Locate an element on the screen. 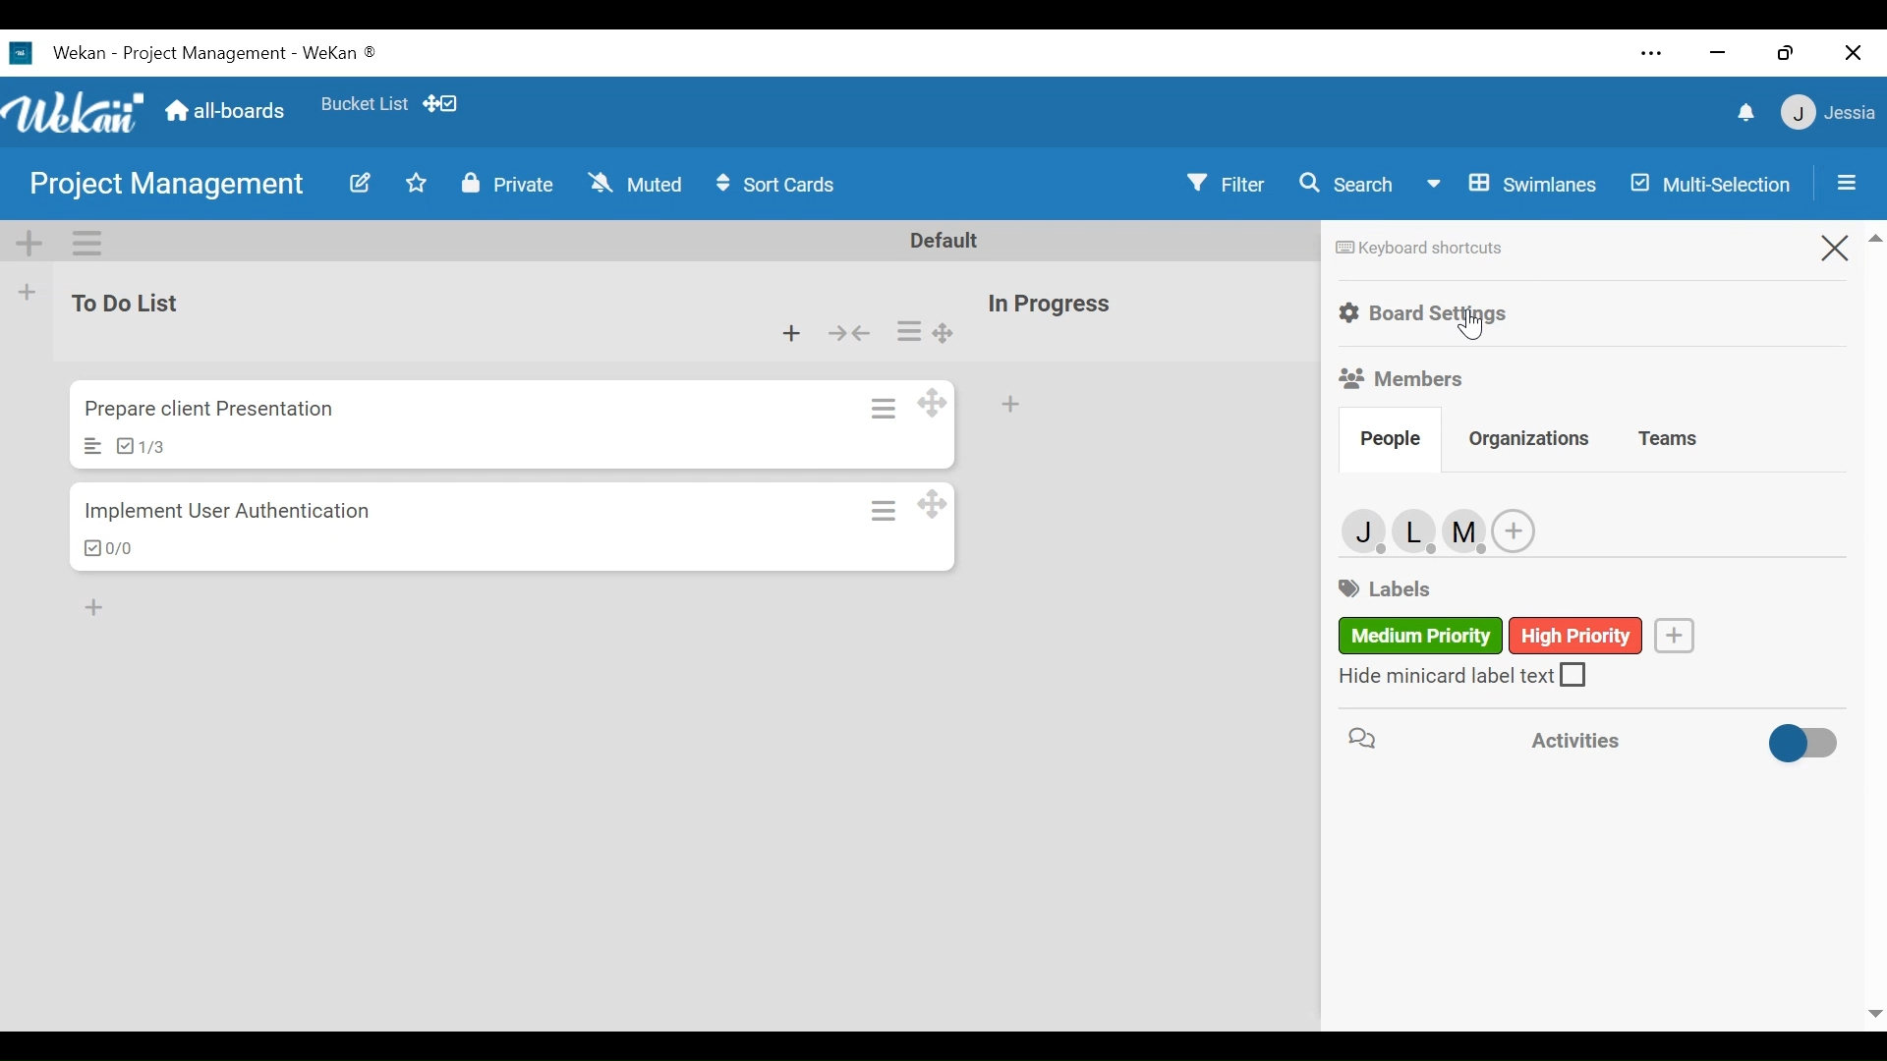 The image size is (1887, 1061). Description is located at coordinates (91, 446).